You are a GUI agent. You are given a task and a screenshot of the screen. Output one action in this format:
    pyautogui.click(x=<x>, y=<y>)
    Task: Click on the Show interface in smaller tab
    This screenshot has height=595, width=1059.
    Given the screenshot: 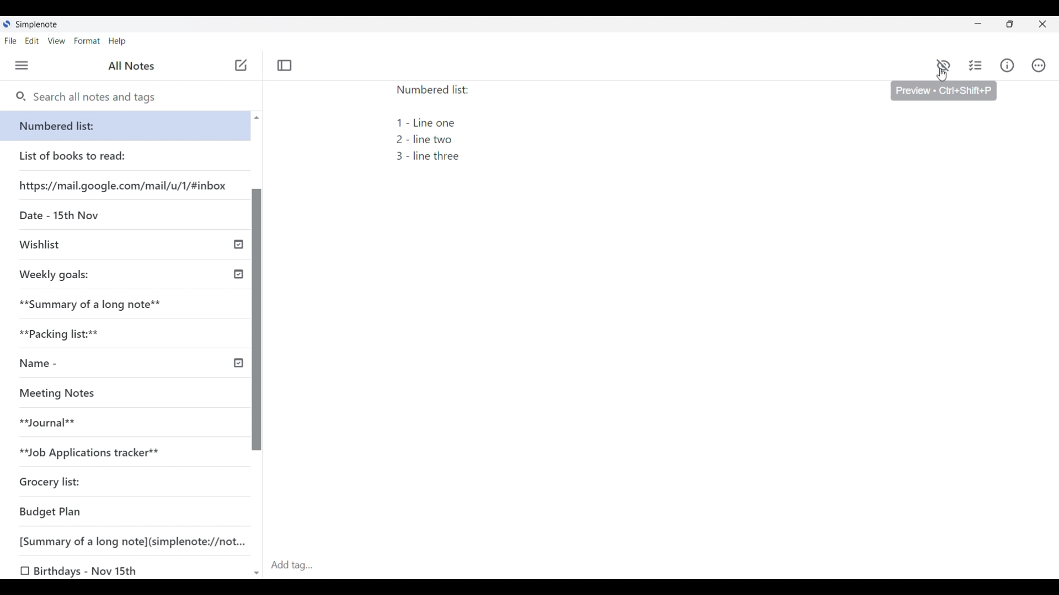 What is the action you would take?
    pyautogui.click(x=1010, y=24)
    